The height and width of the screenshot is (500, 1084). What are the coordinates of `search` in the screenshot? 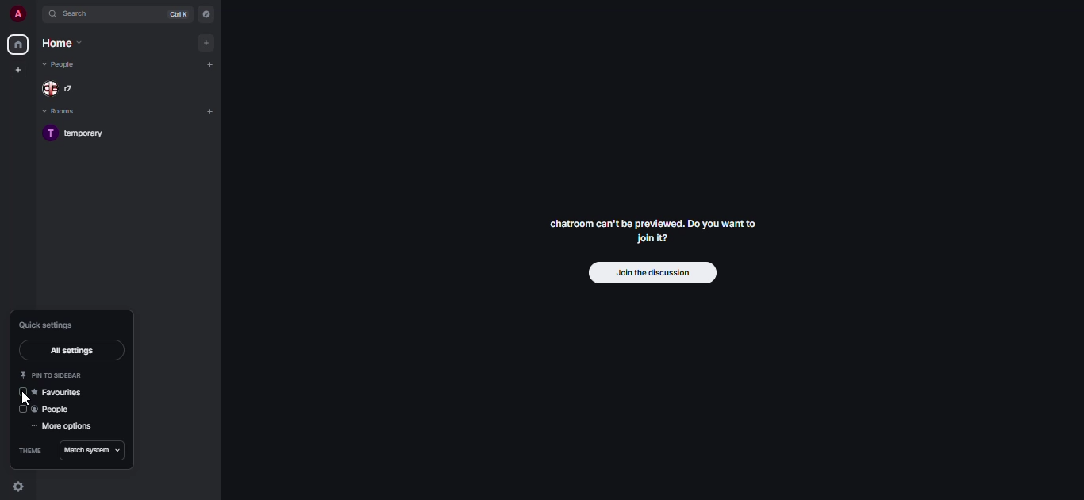 It's located at (77, 15).